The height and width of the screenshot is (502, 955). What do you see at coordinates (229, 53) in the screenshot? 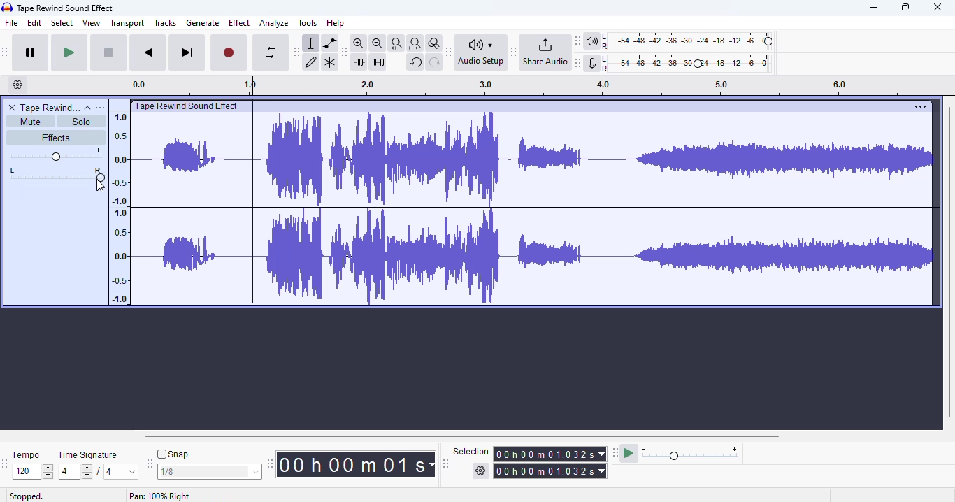
I see `record` at bounding box center [229, 53].